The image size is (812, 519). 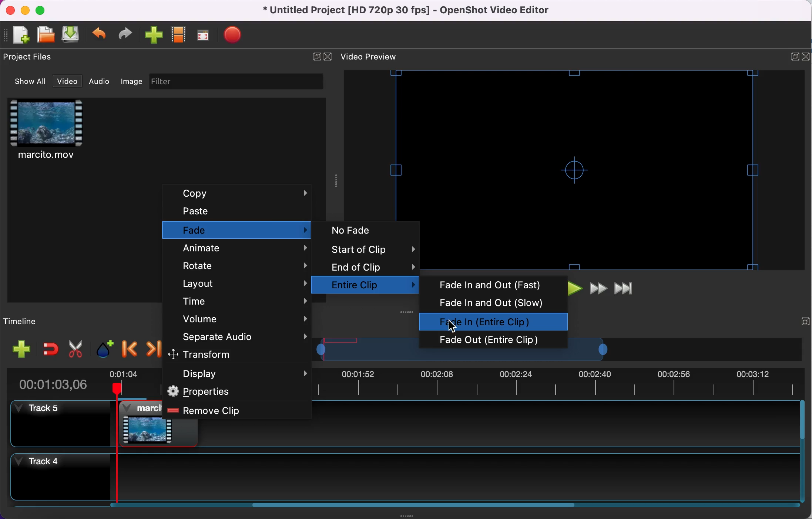 What do you see at coordinates (446, 476) in the screenshot?
I see `timeline` at bounding box center [446, 476].